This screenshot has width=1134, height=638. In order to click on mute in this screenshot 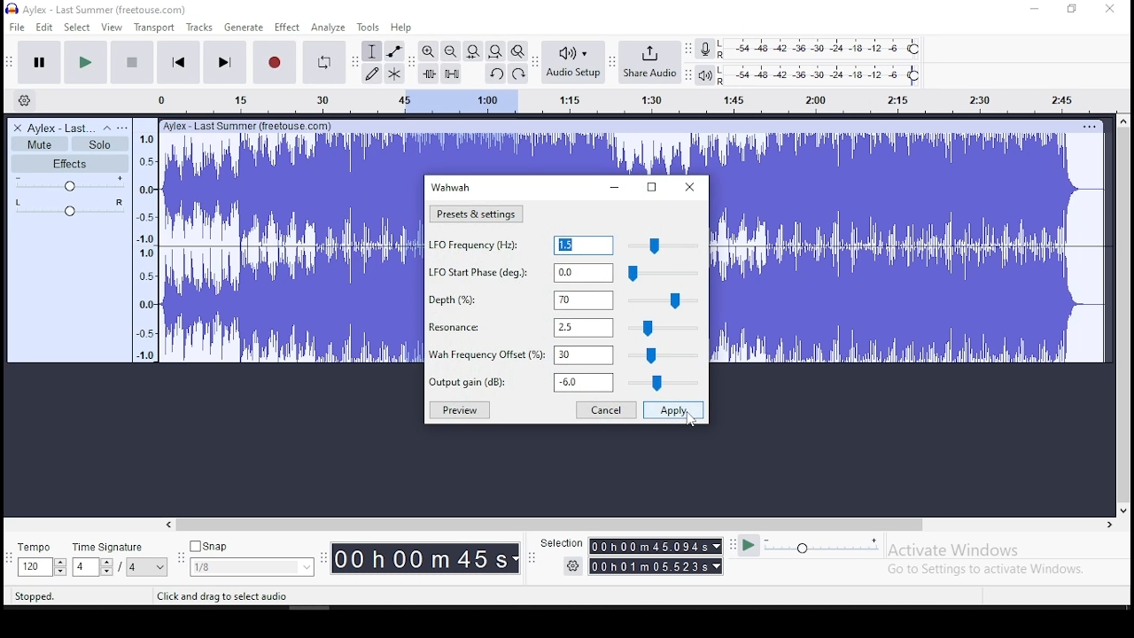, I will do `click(40, 144)`.